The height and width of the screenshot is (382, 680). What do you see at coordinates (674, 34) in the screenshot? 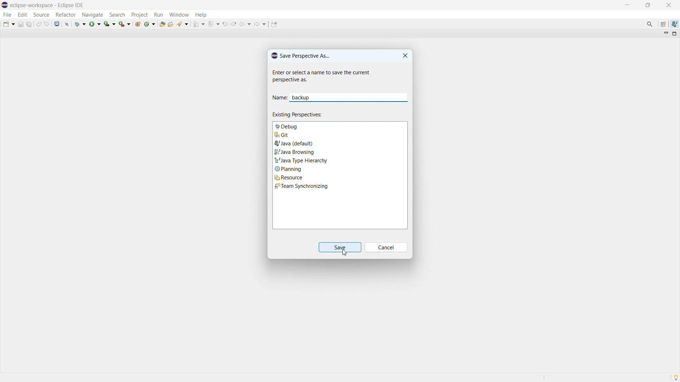
I see `maximize view` at bounding box center [674, 34].